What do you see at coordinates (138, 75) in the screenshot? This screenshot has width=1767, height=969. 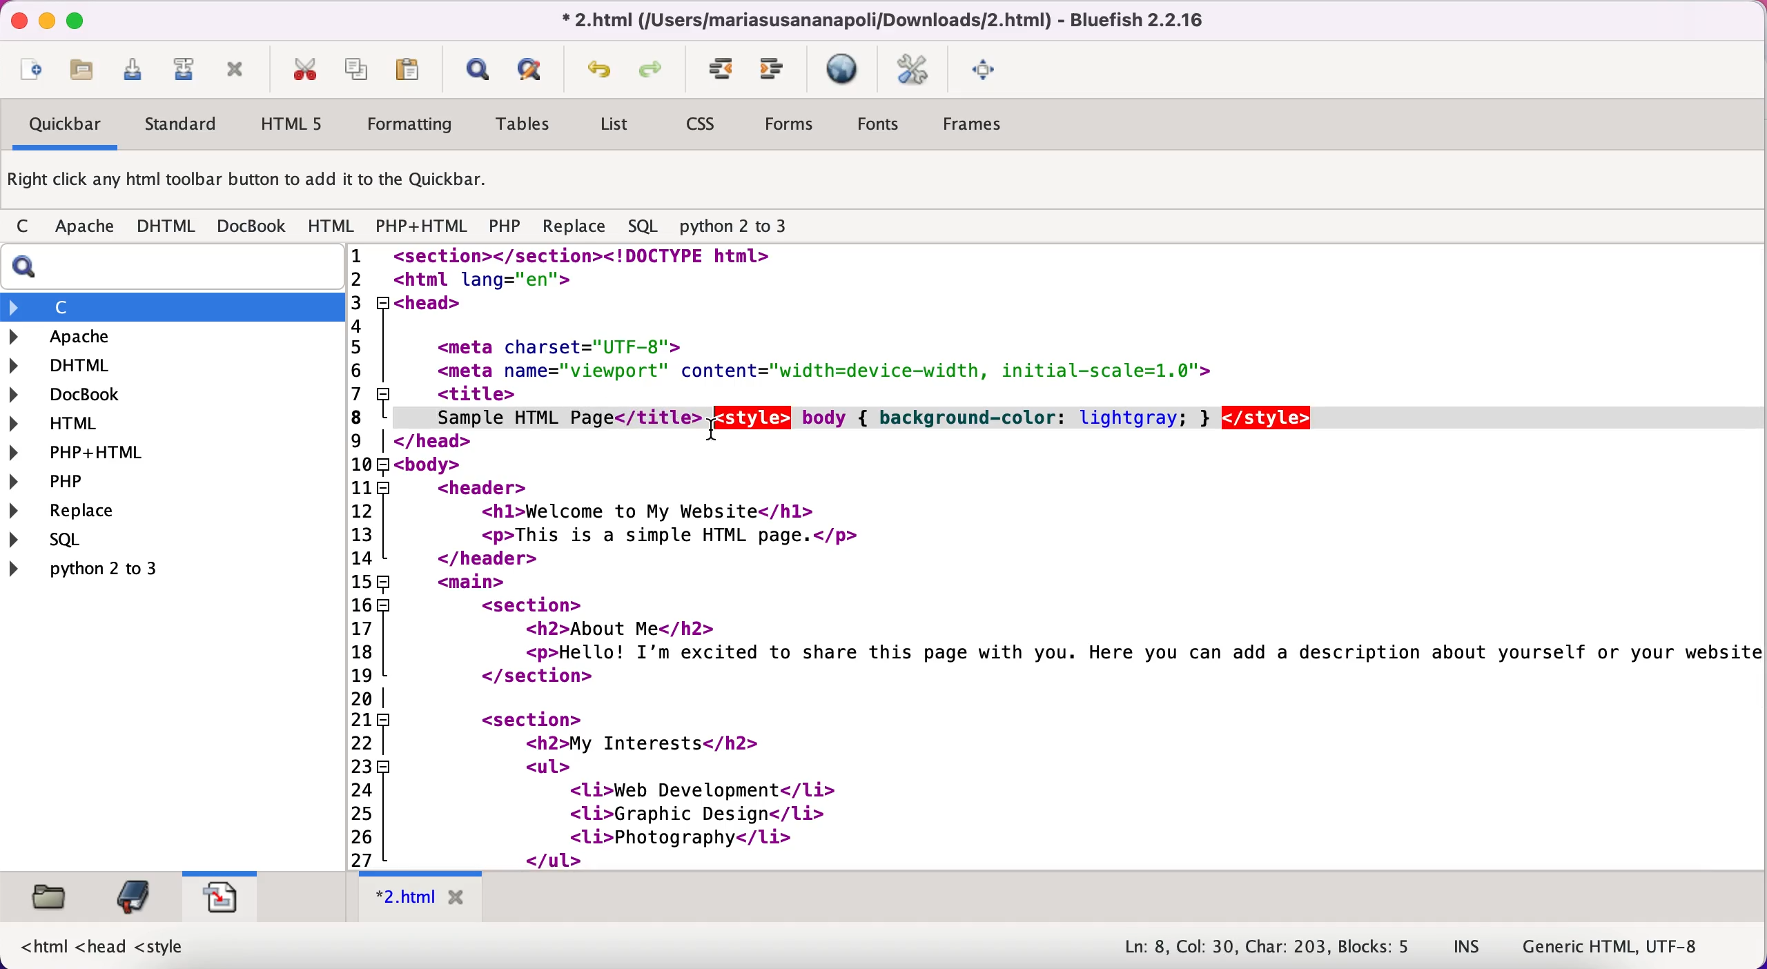 I see `save current file` at bounding box center [138, 75].